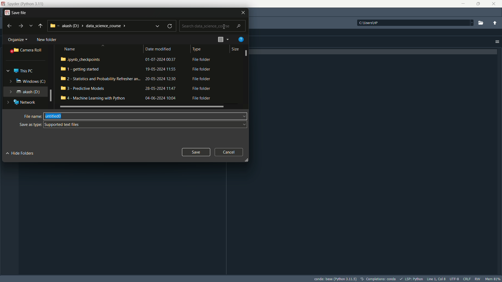 This screenshot has width=502, height=282. I want to click on name, so click(70, 49).